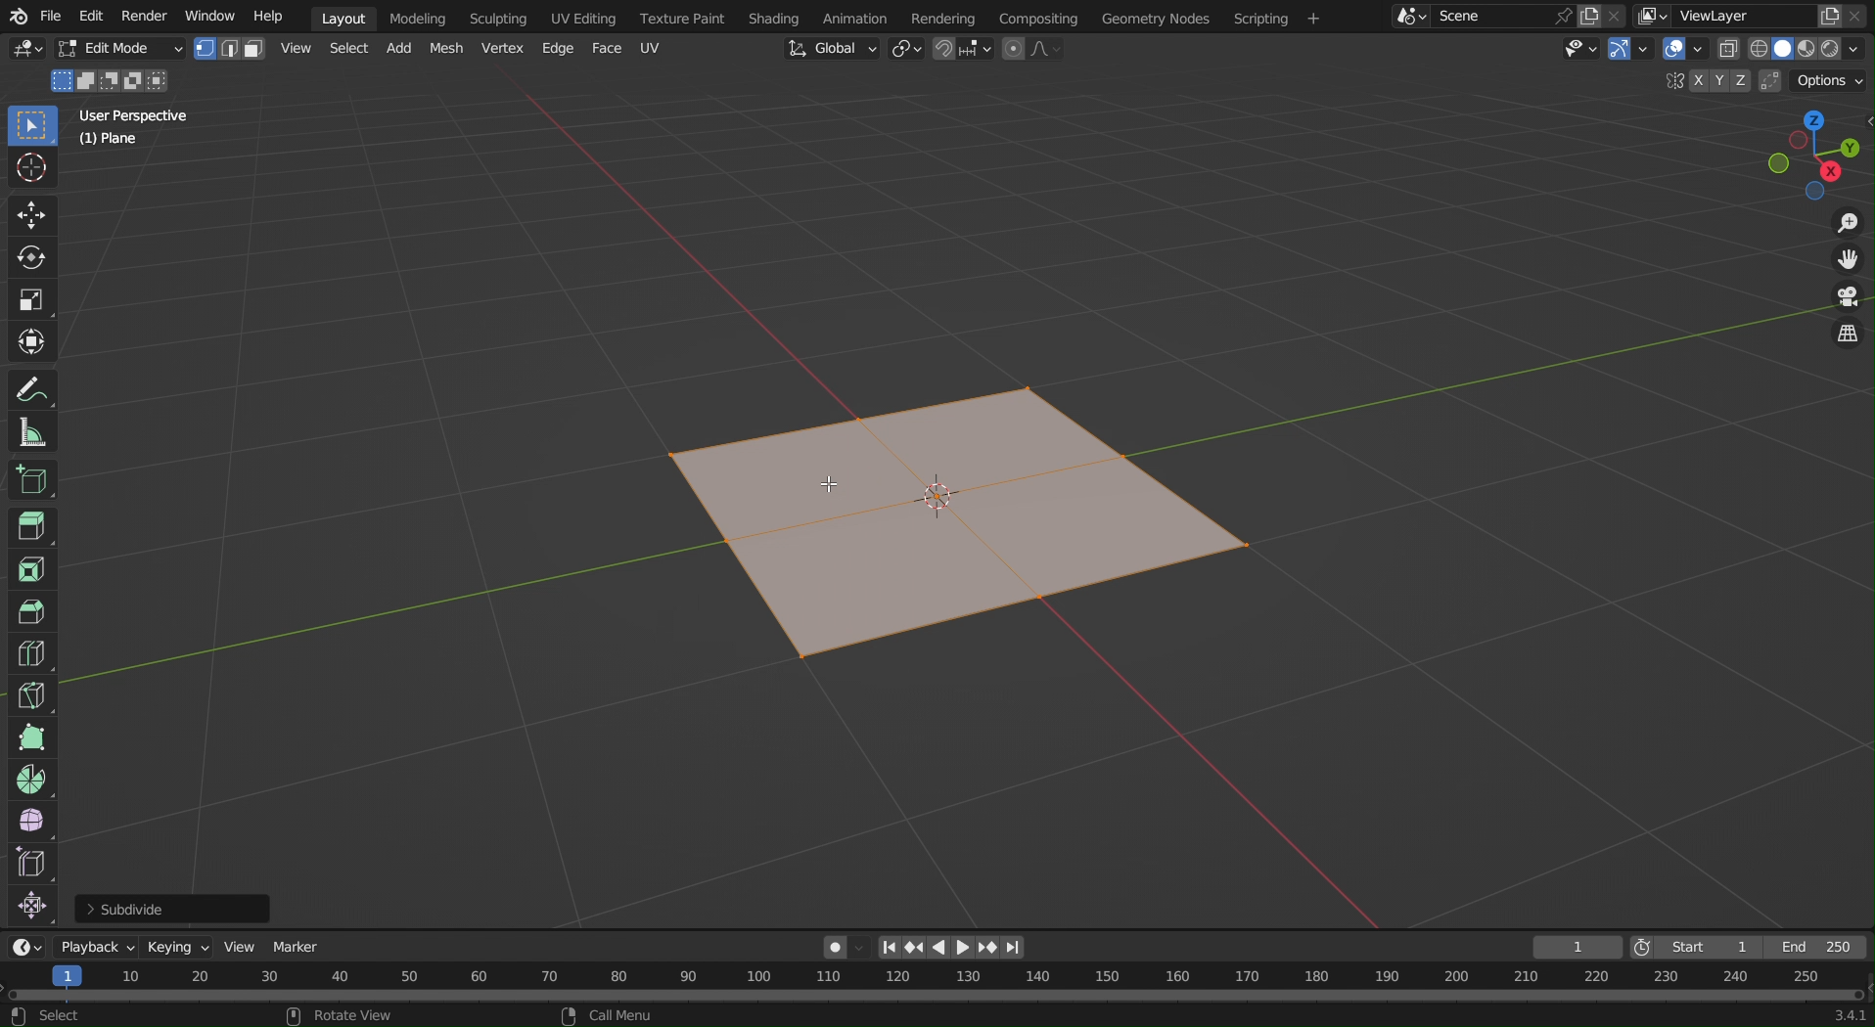 The image size is (1875, 1027). Describe the element at coordinates (827, 951) in the screenshot. I see `Auto Keying` at that location.